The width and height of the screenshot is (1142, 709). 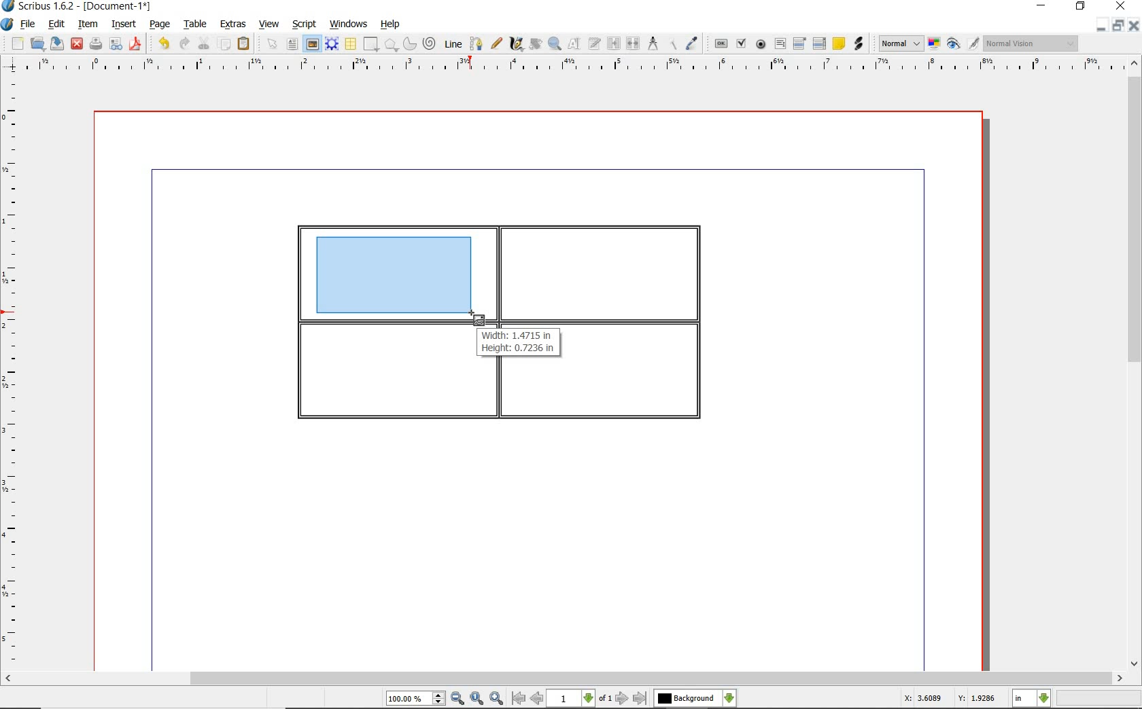 I want to click on toggle color management system, so click(x=935, y=45).